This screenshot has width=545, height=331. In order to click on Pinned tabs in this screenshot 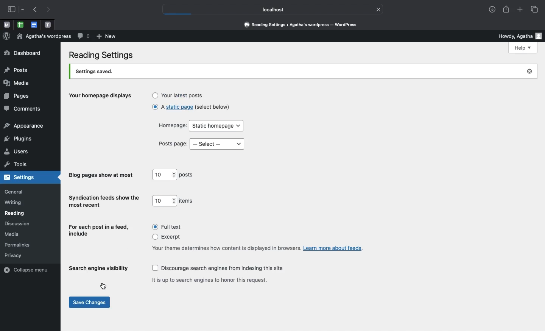, I will do `click(5, 24)`.